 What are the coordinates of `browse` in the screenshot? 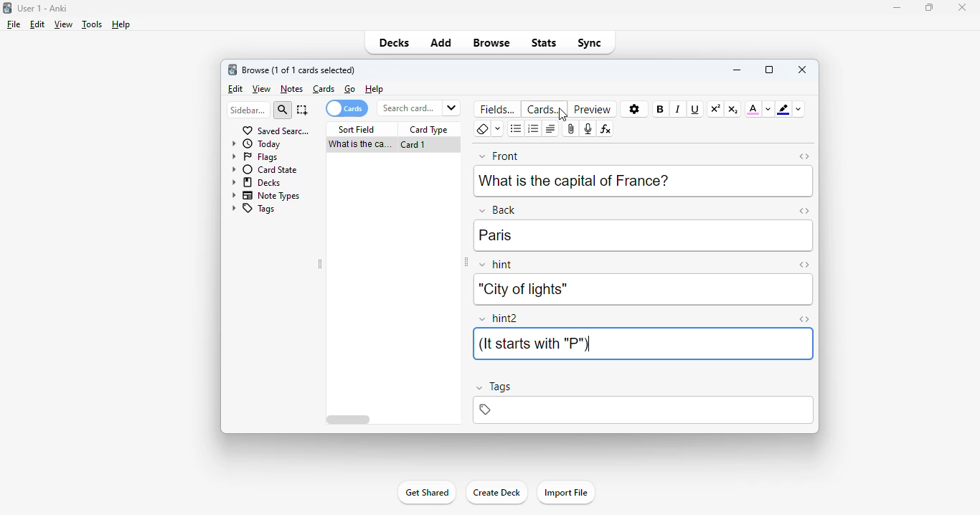 It's located at (491, 42).